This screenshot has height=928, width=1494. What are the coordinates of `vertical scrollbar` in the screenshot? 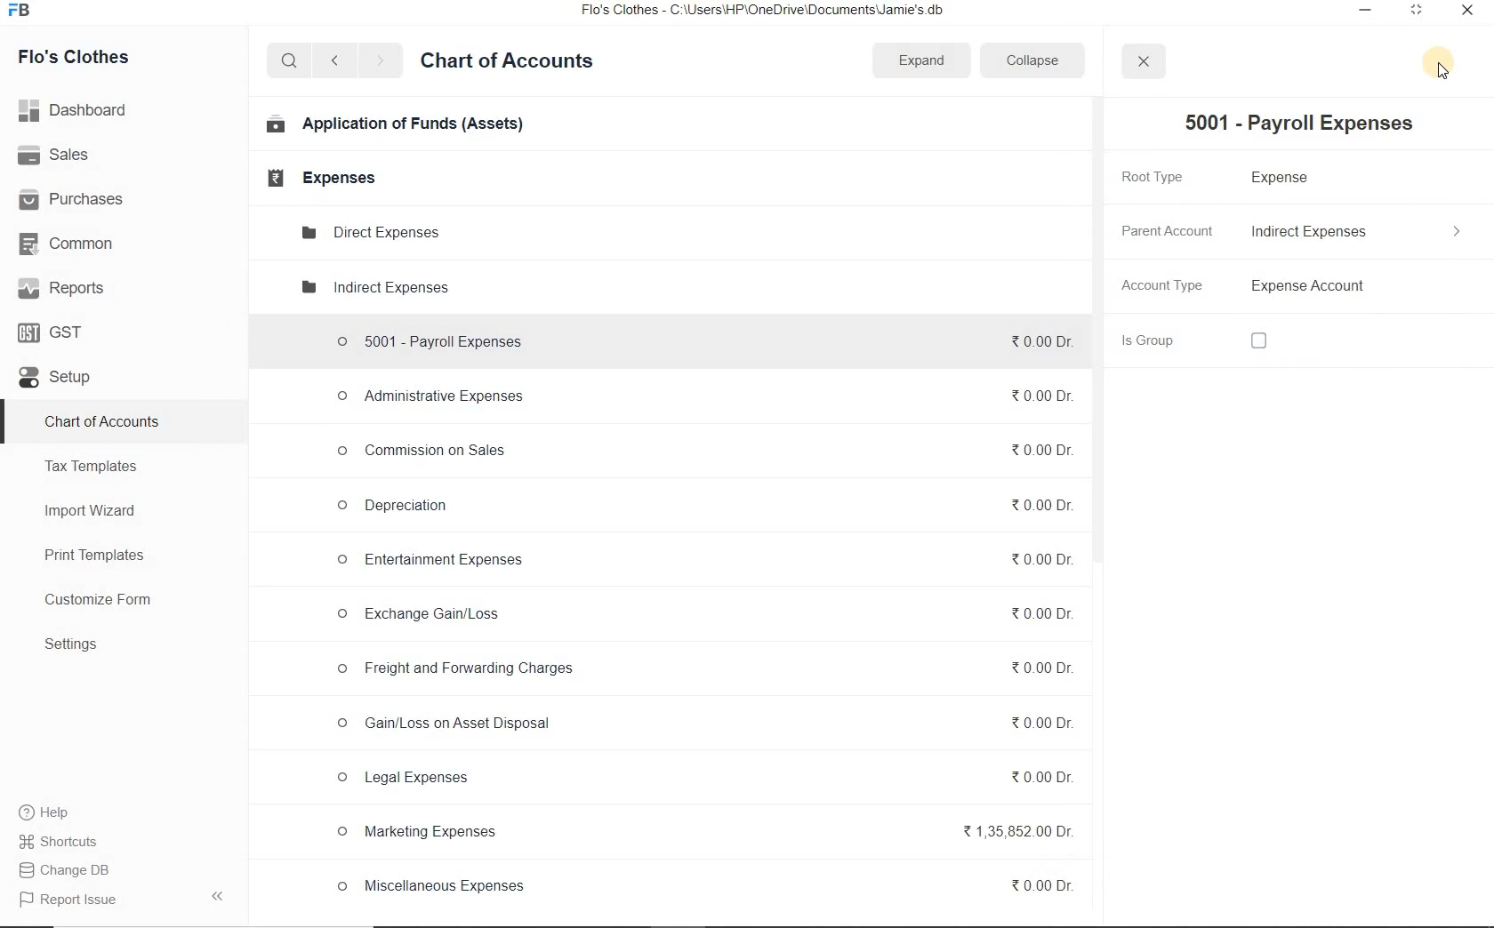 It's located at (1095, 332).